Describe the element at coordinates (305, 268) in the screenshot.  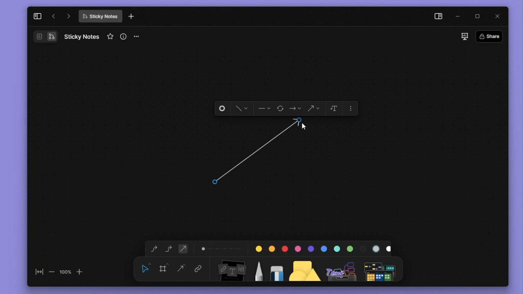
I see `shape` at that location.